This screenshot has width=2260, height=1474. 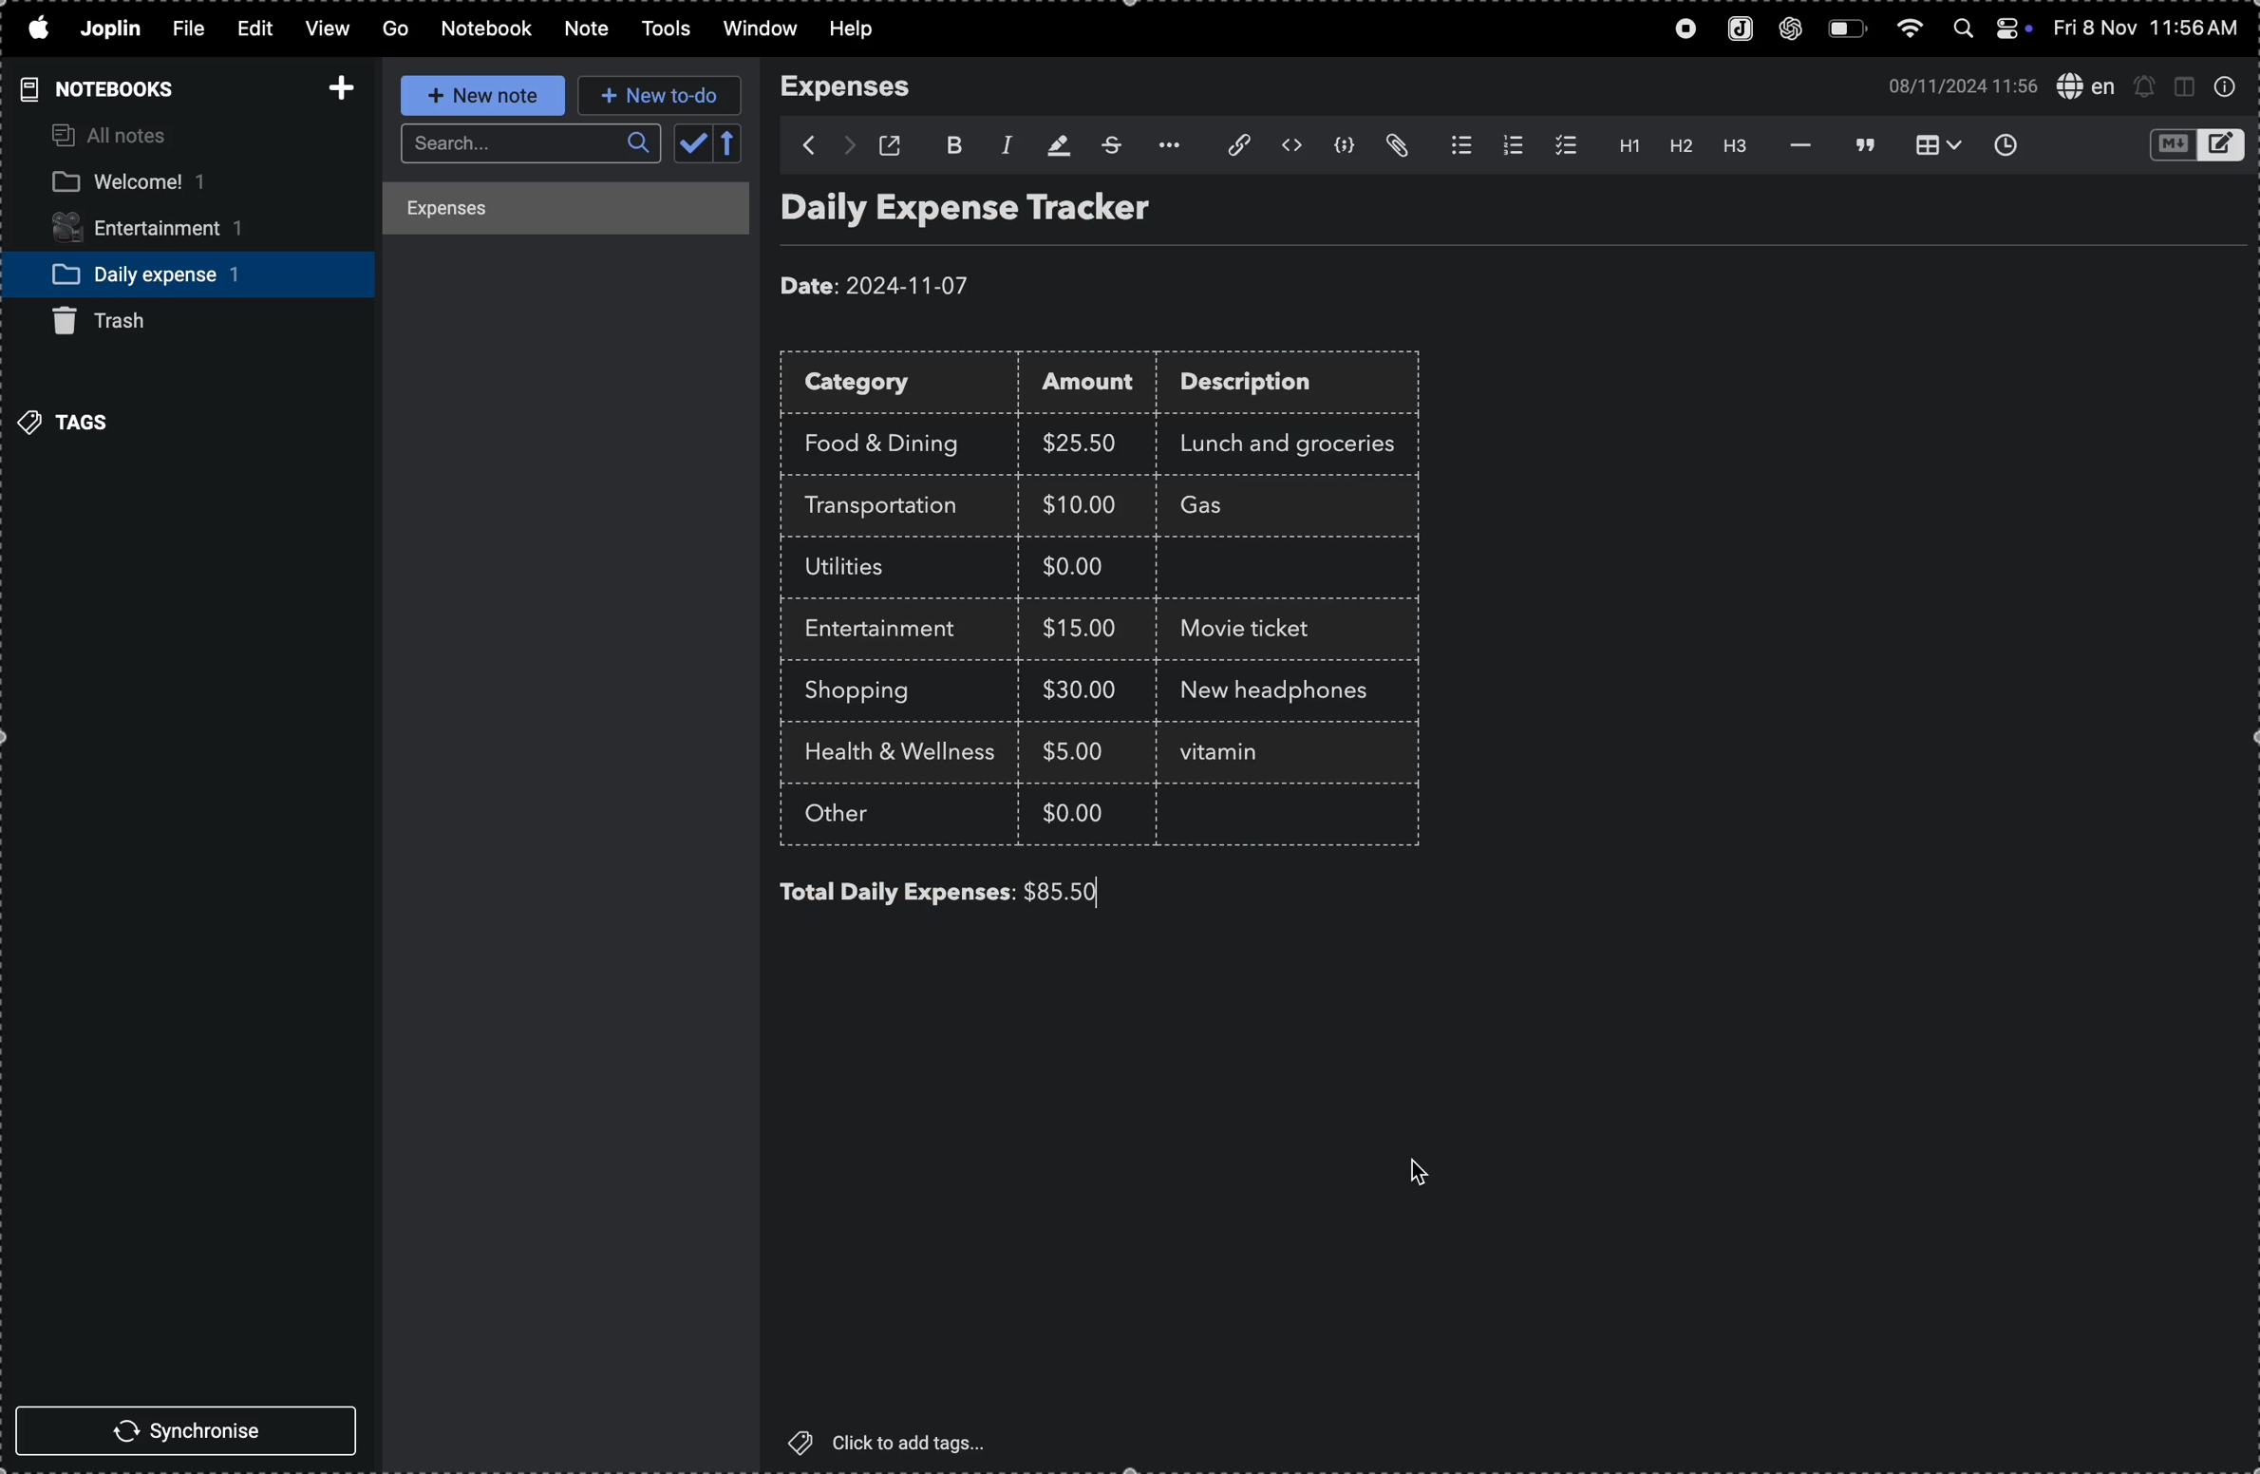 What do you see at coordinates (1990, 30) in the screenshot?
I see `apple widgets` at bounding box center [1990, 30].